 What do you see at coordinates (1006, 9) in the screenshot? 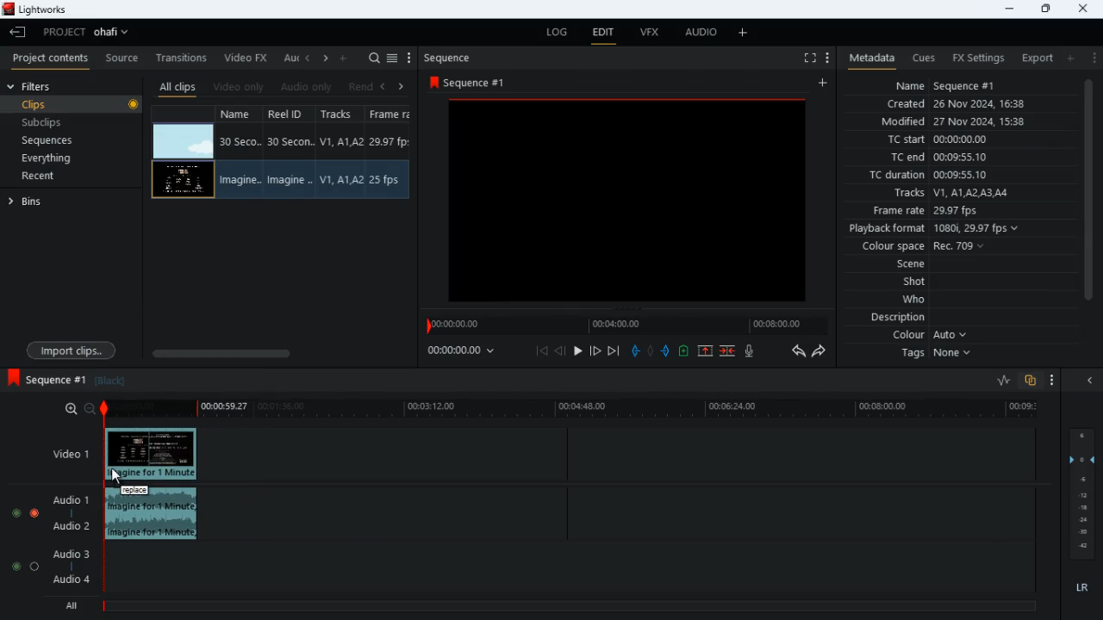
I see `minimize` at bounding box center [1006, 9].